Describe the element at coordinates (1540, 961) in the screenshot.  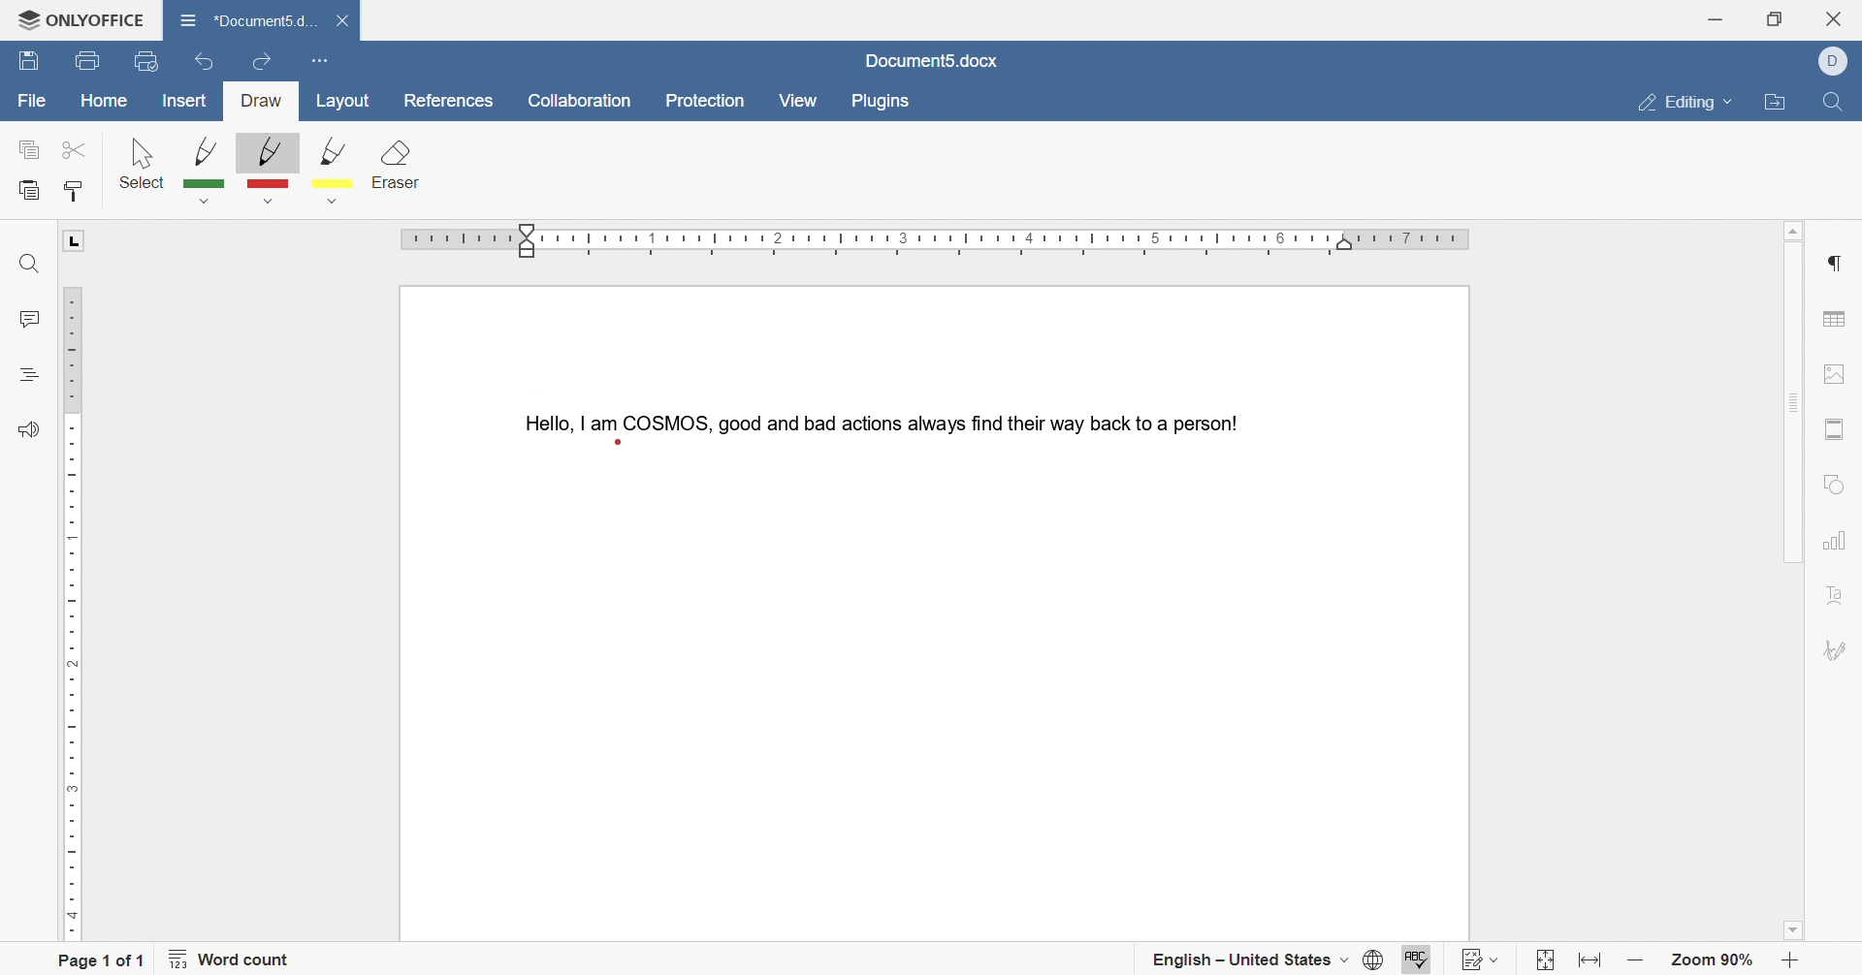
I see `fit to page` at that location.